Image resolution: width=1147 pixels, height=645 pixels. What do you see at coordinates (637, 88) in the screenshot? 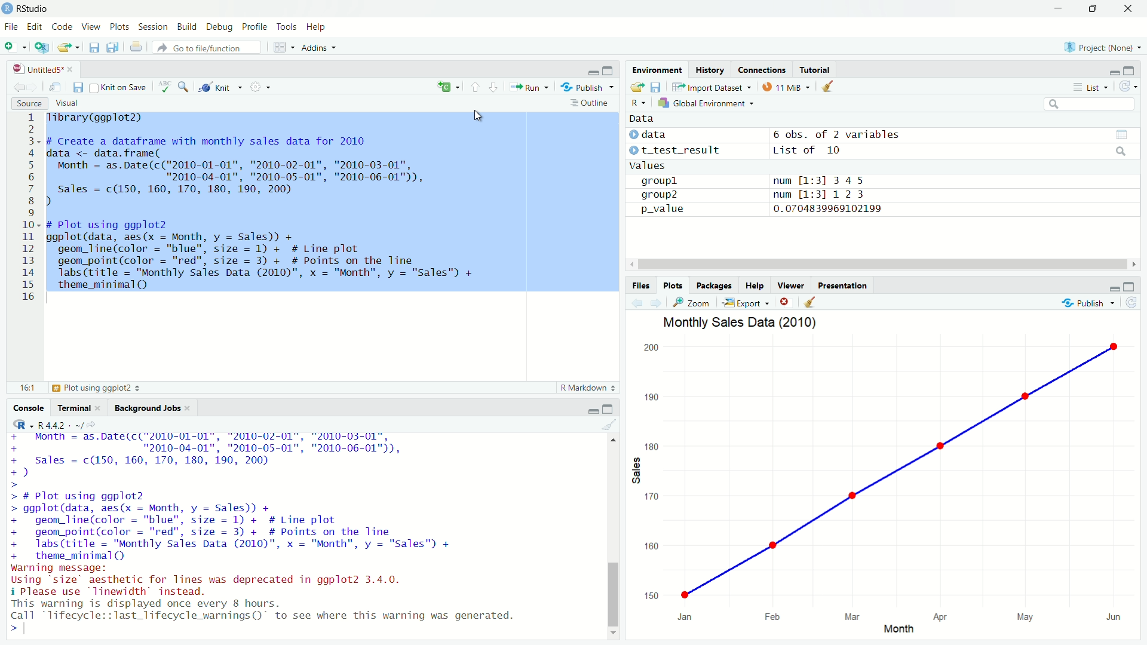
I see `load workspace` at bounding box center [637, 88].